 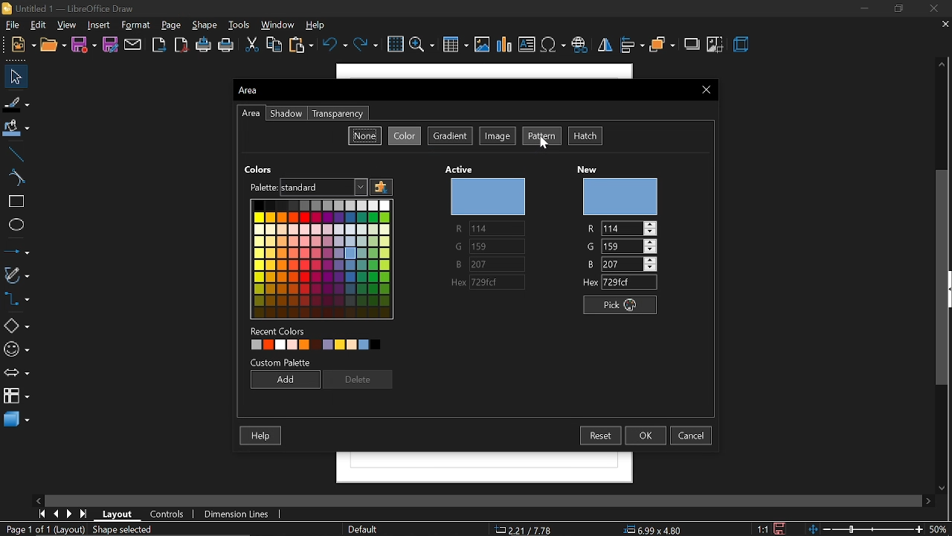 What do you see at coordinates (278, 25) in the screenshot?
I see `window` at bounding box center [278, 25].